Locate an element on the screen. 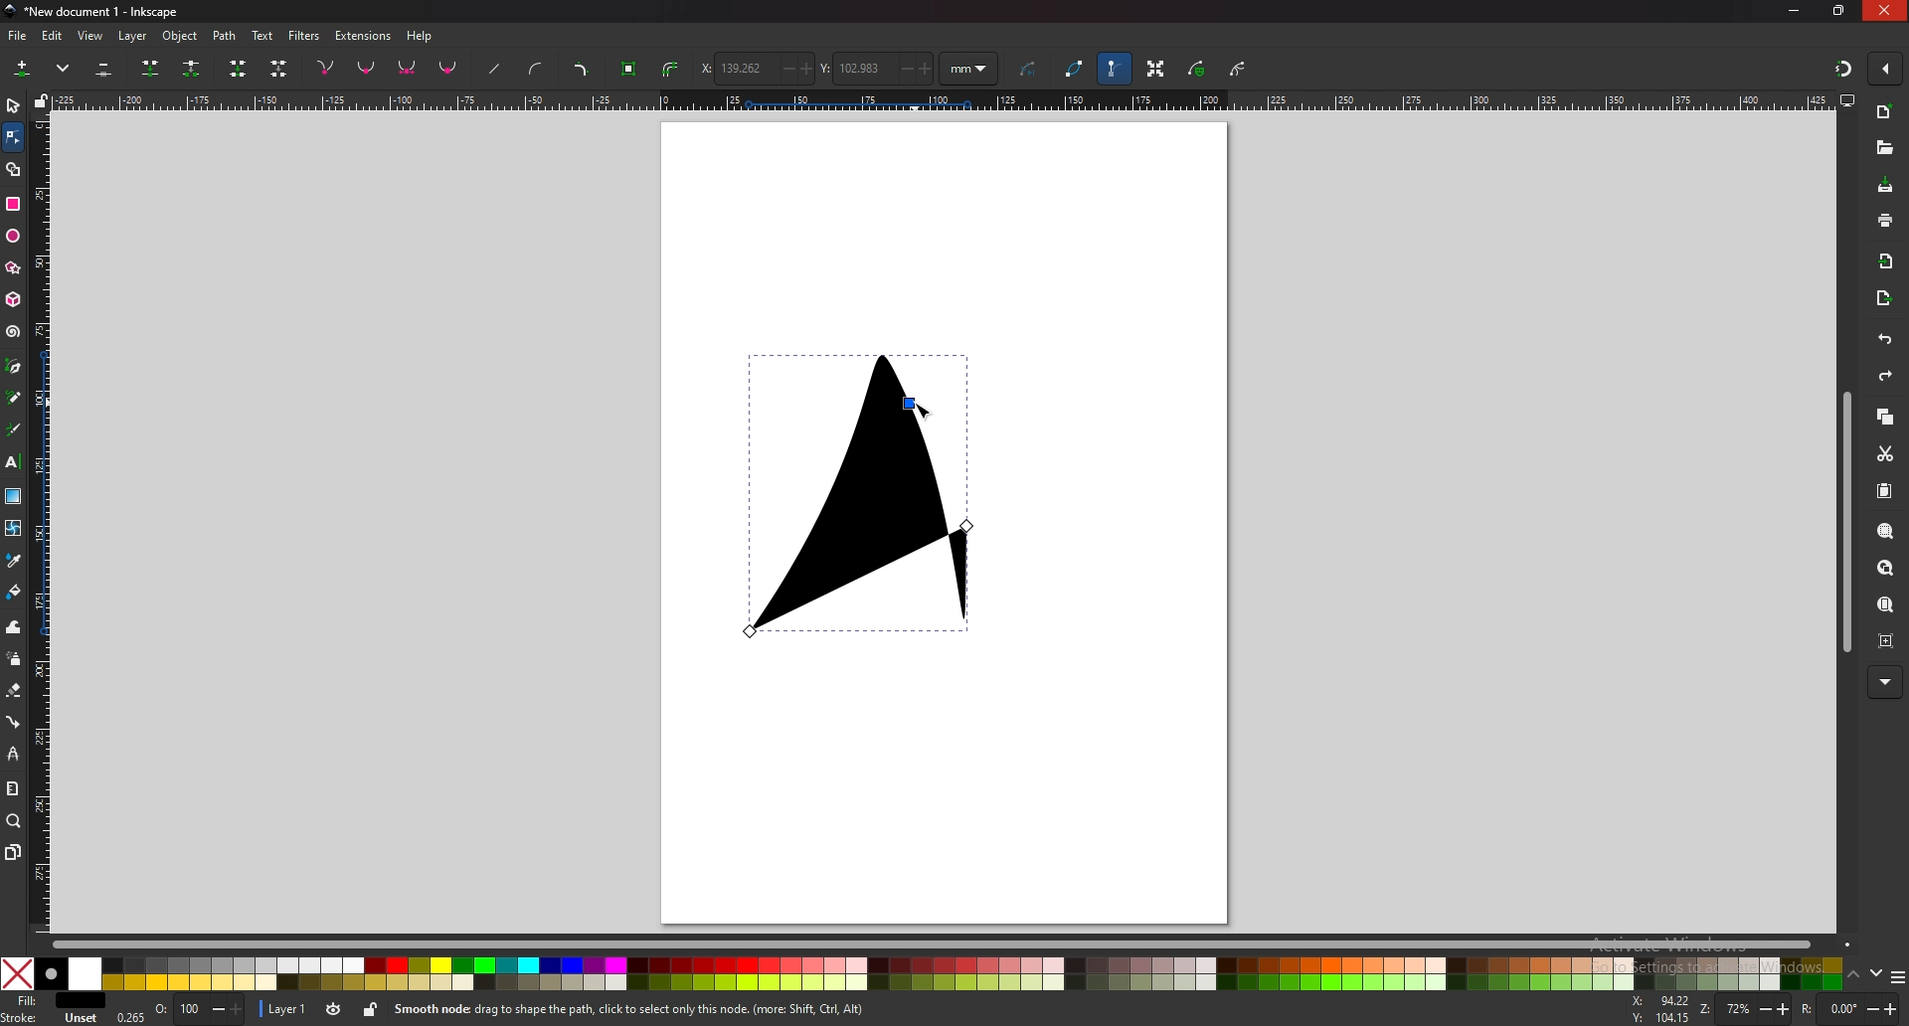 The image size is (1909, 1026). page is located at coordinates (940, 521).